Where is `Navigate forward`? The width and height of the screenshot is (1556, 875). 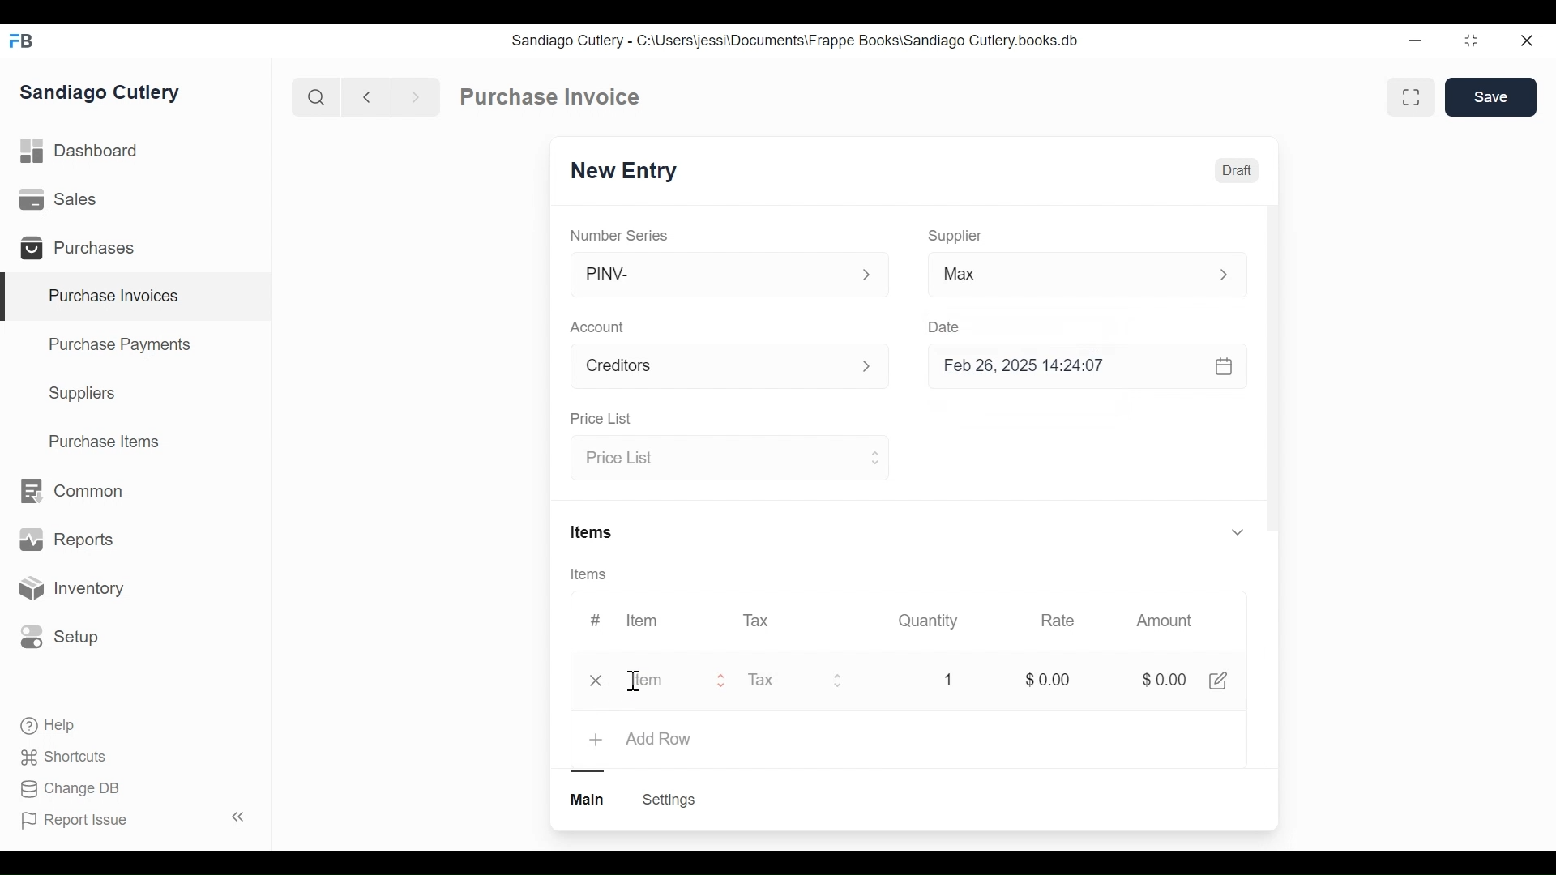
Navigate forward is located at coordinates (415, 96).